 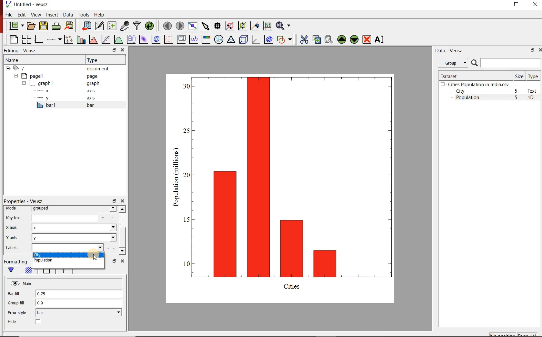 I want to click on bar, so click(x=79, y=313).